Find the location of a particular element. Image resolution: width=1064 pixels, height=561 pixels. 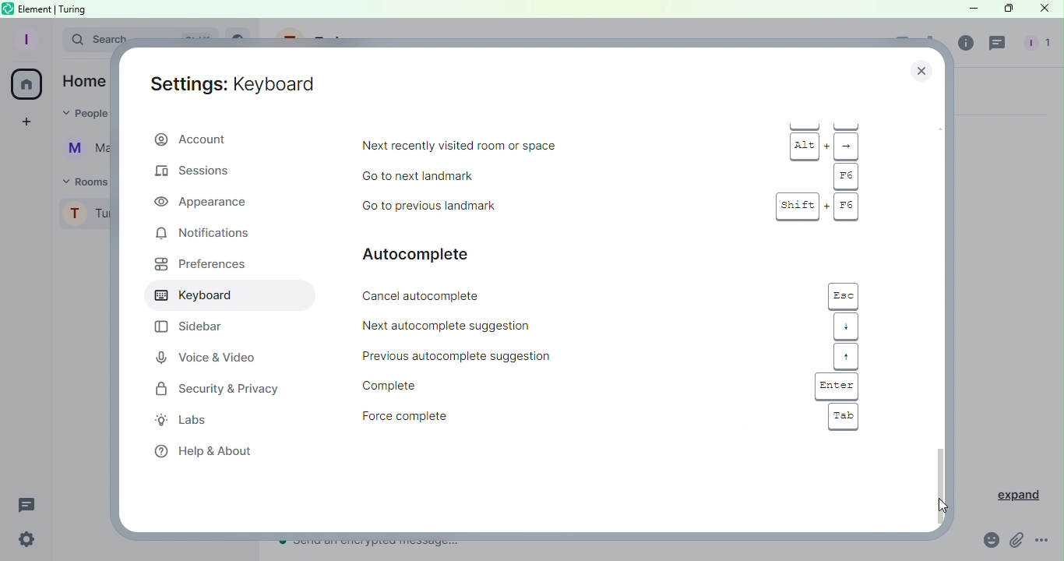

enter is located at coordinates (837, 386).